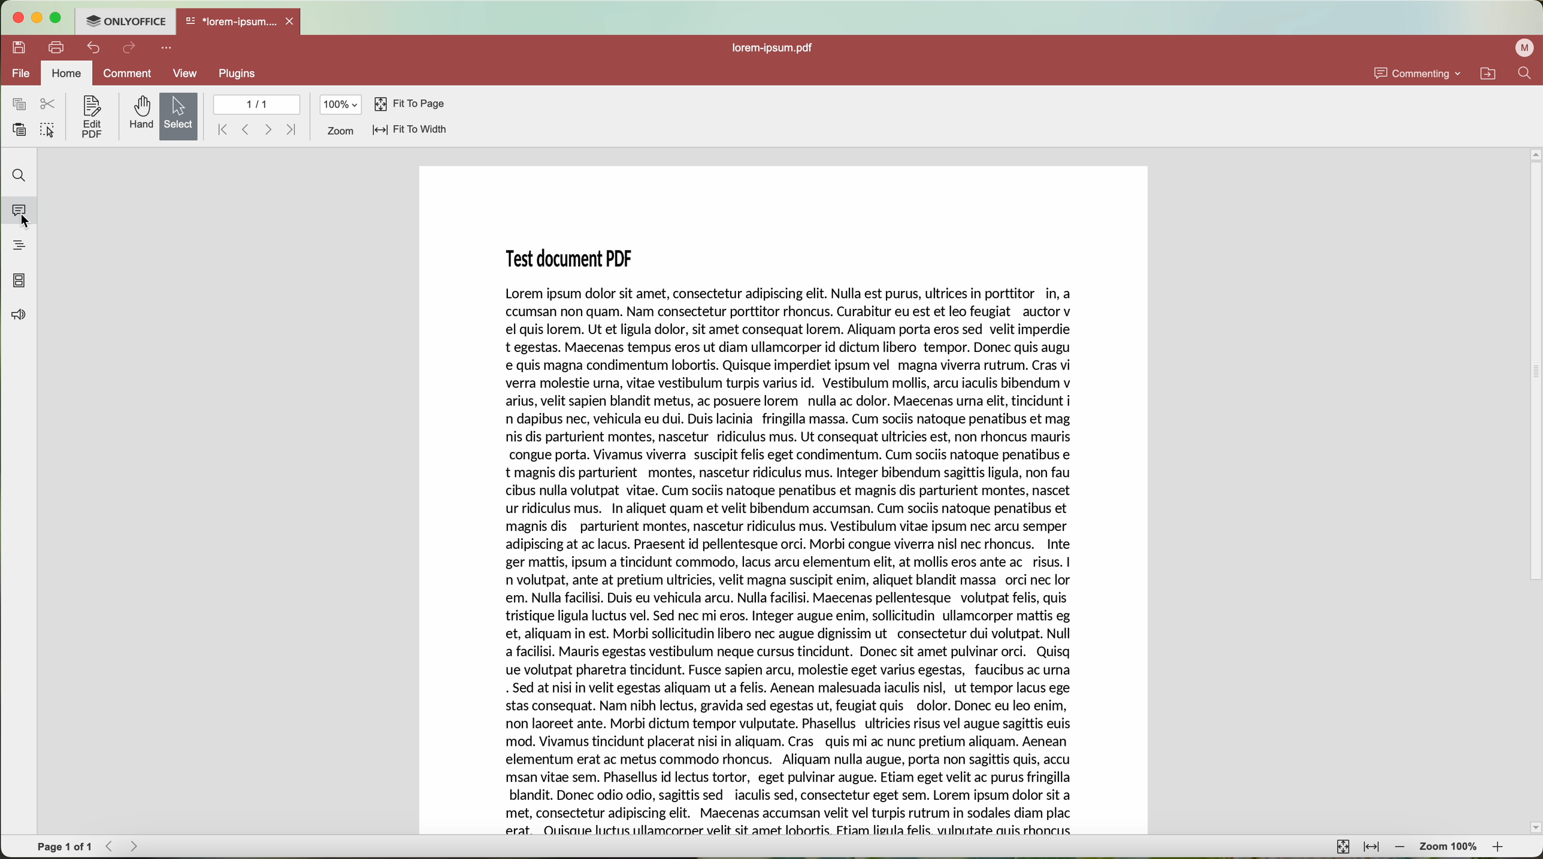  Describe the element at coordinates (784, 500) in the screenshot. I see `test document PDF` at that location.